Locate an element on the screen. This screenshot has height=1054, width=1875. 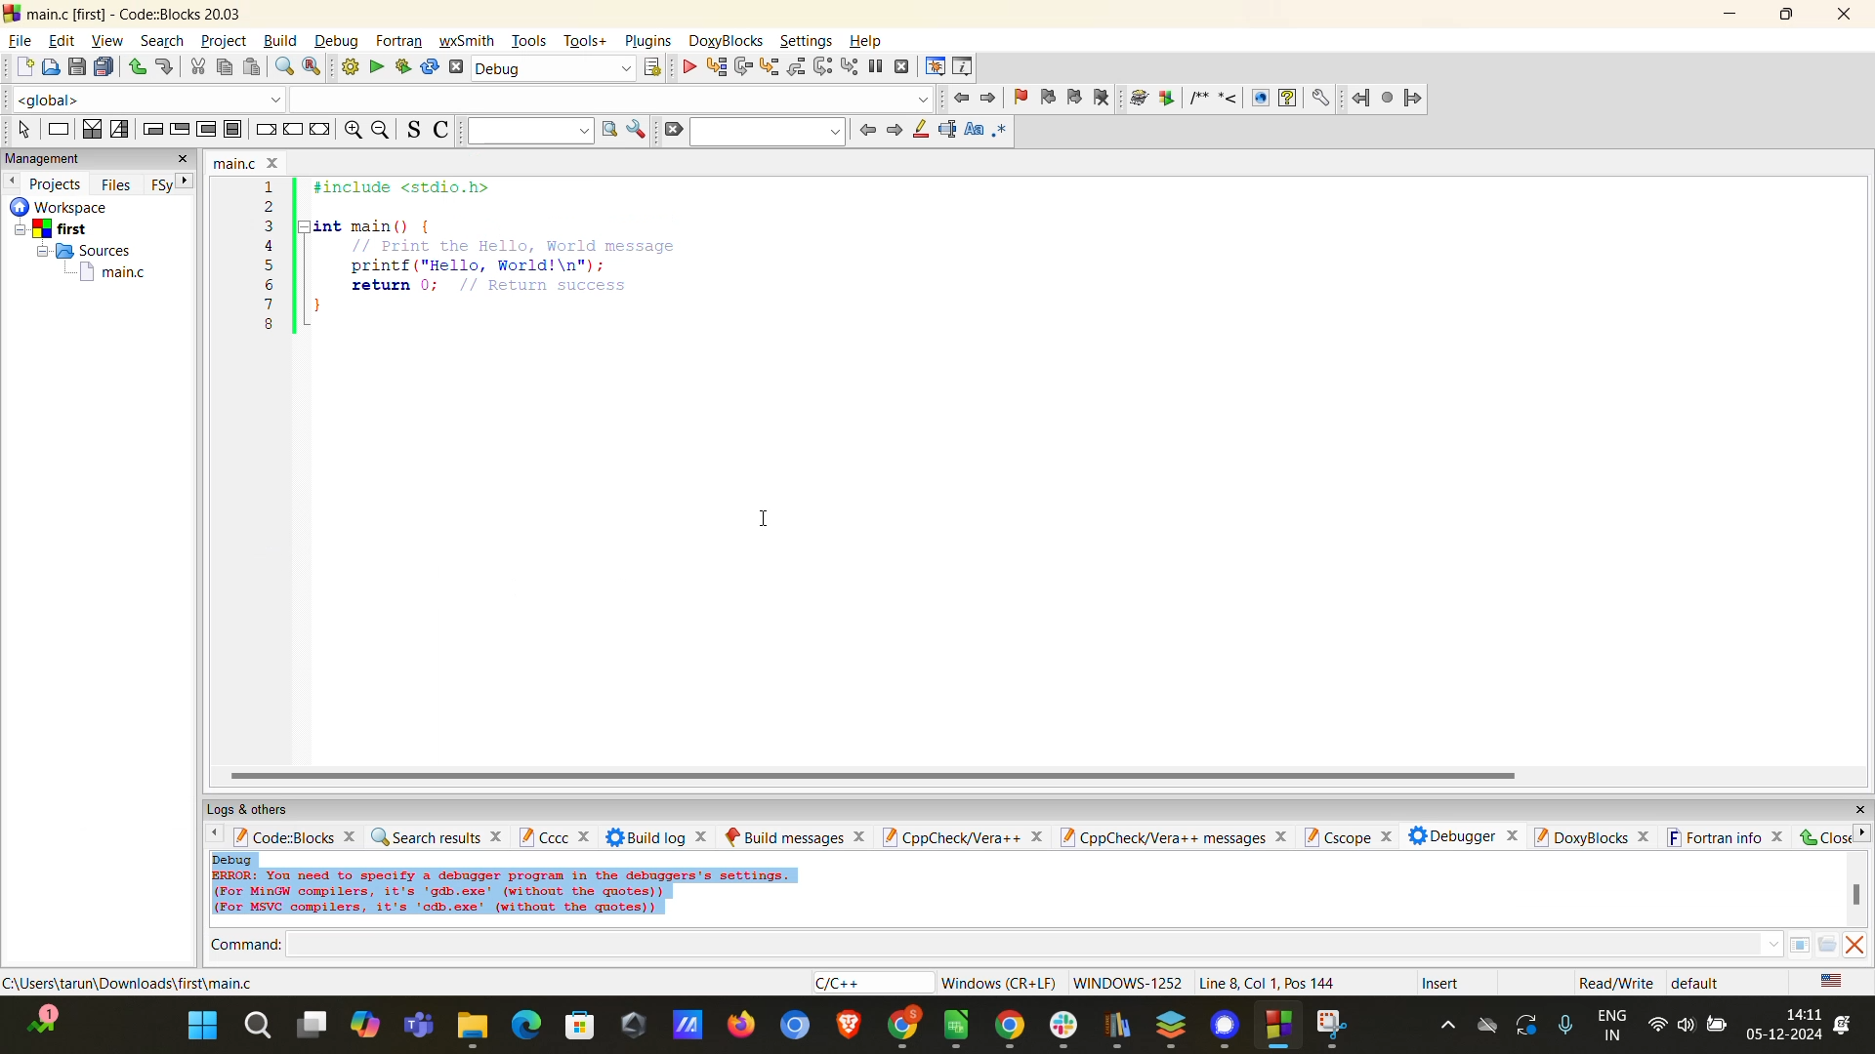
first is located at coordinates (53, 228).